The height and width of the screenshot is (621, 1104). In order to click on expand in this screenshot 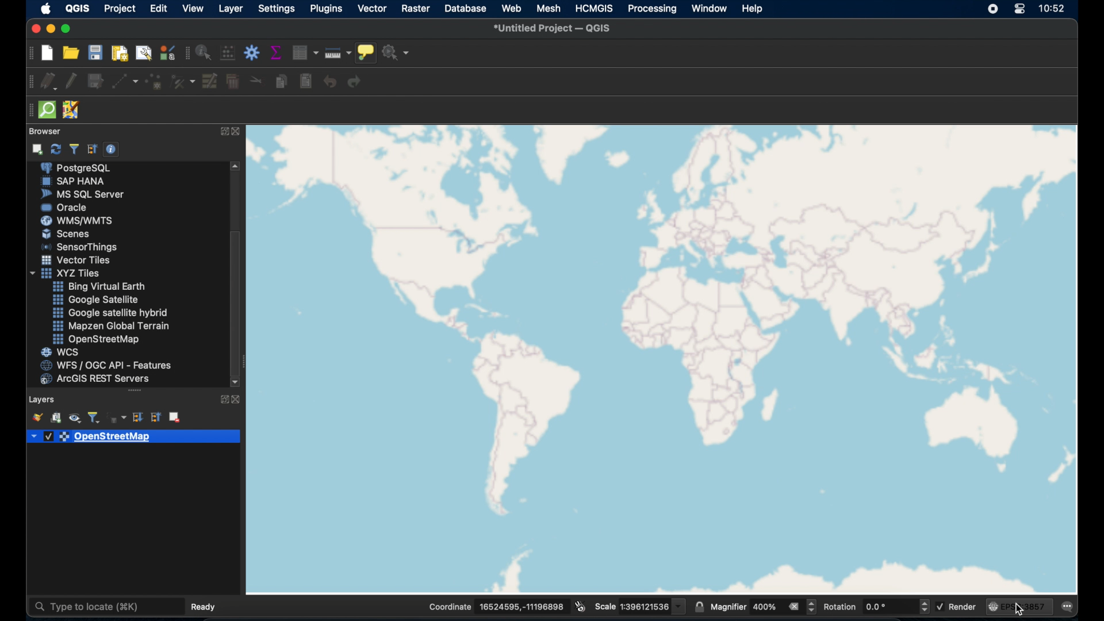, I will do `click(222, 400)`.